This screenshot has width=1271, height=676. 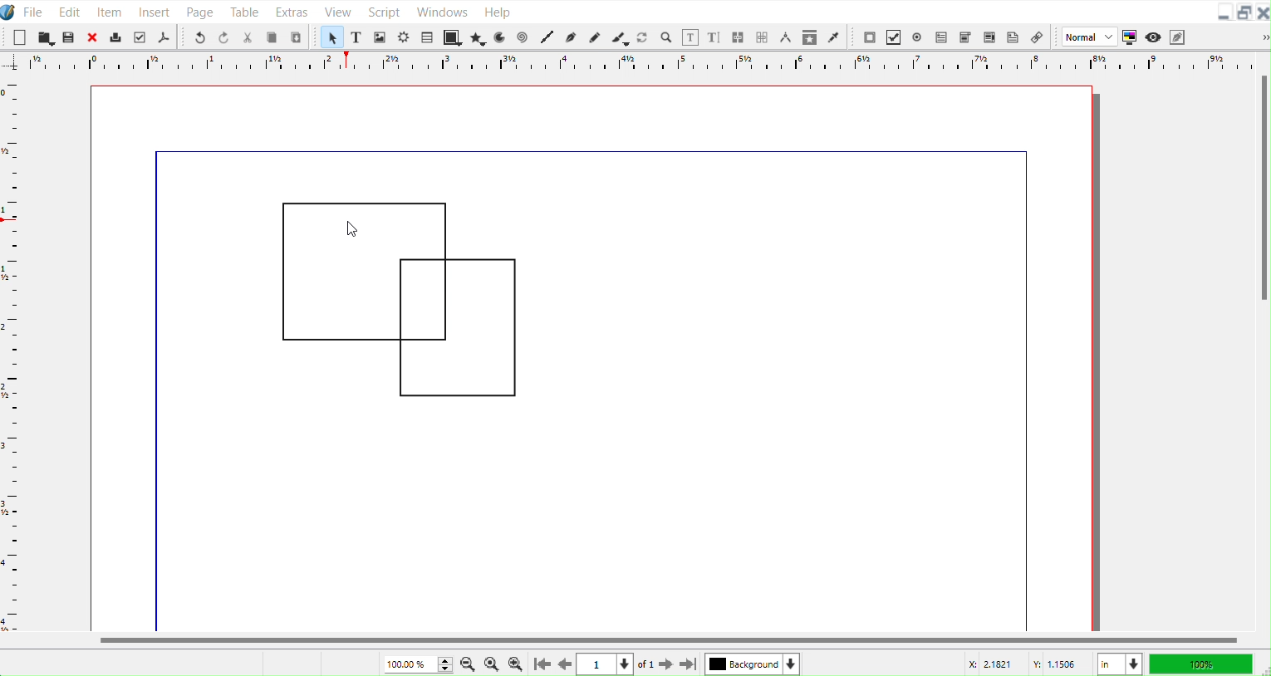 I want to click on Current Zoom level, so click(x=420, y=664).